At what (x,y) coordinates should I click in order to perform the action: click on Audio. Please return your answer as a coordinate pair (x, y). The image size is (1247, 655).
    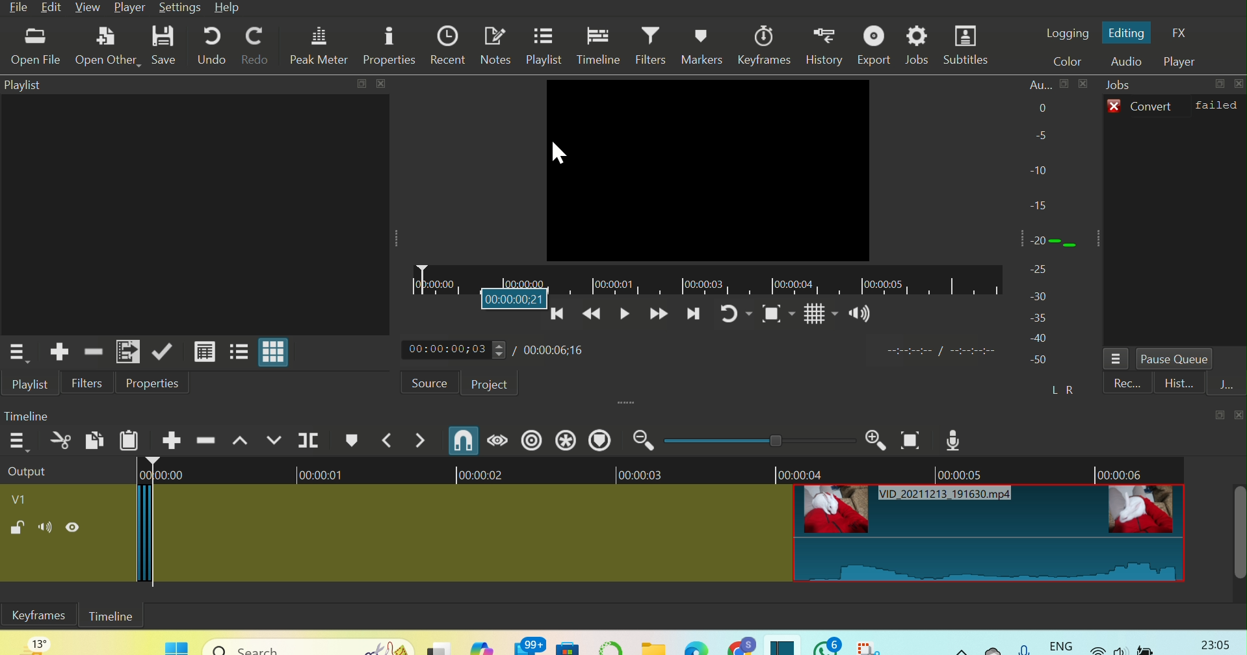
    Looking at the image, I should click on (1122, 62).